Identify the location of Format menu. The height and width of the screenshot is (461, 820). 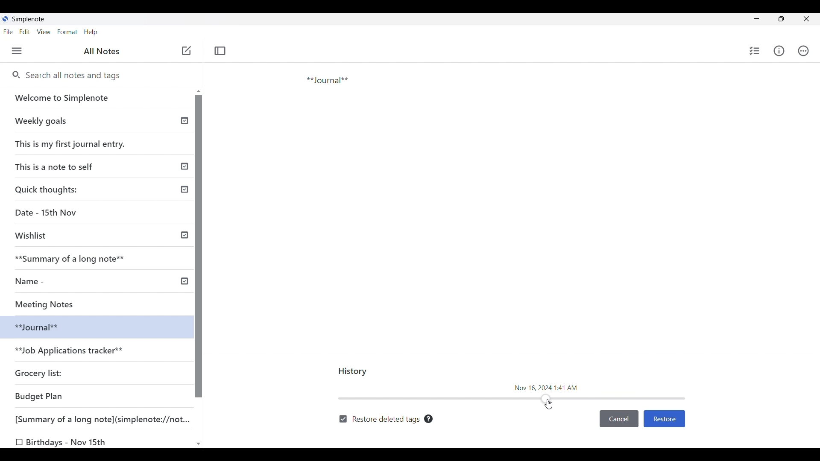
(68, 32).